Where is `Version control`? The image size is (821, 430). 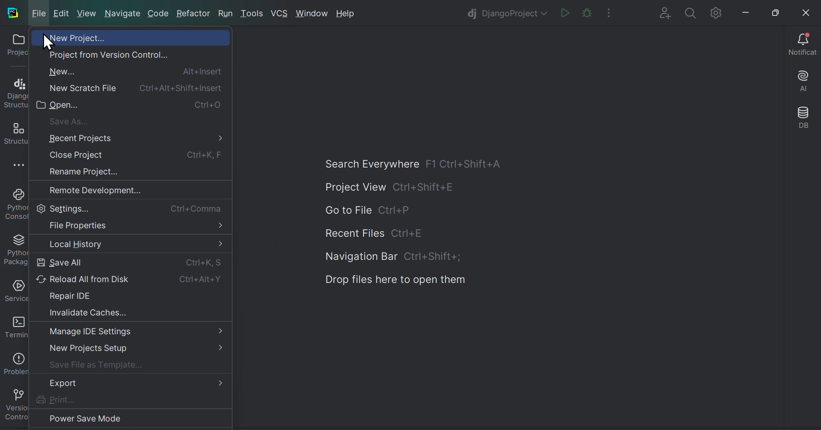
Version control is located at coordinates (16, 405).